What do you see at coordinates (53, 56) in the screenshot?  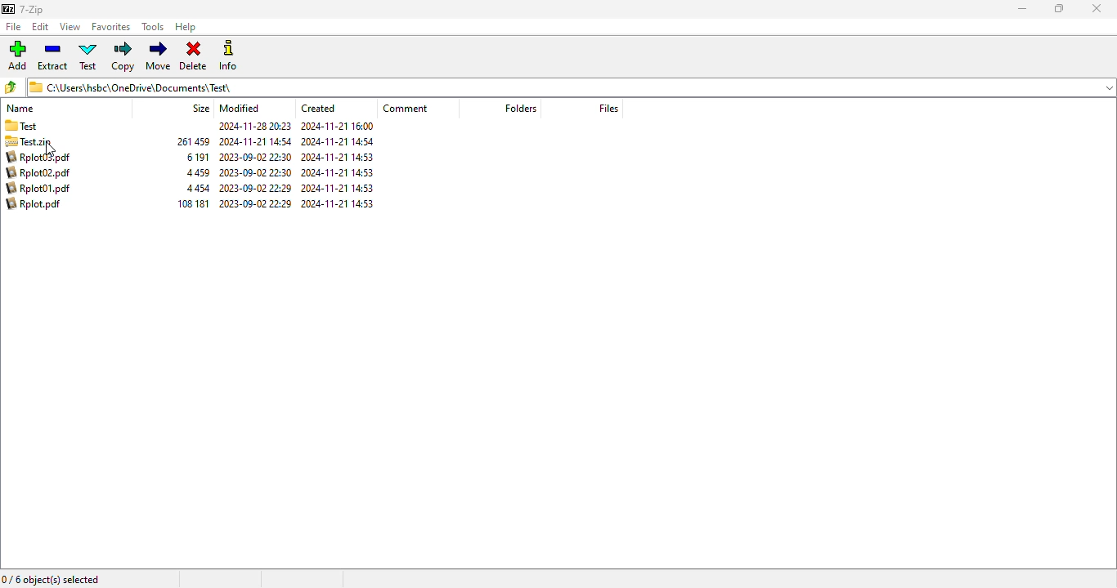 I see `extract` at bounding box center [53, 56].